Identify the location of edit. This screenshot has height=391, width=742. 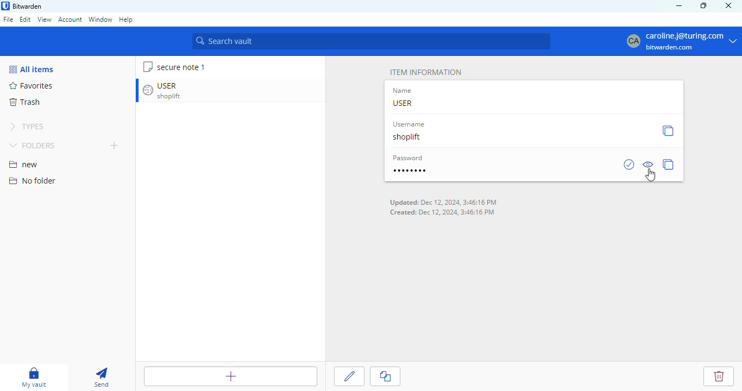
(25, 19).